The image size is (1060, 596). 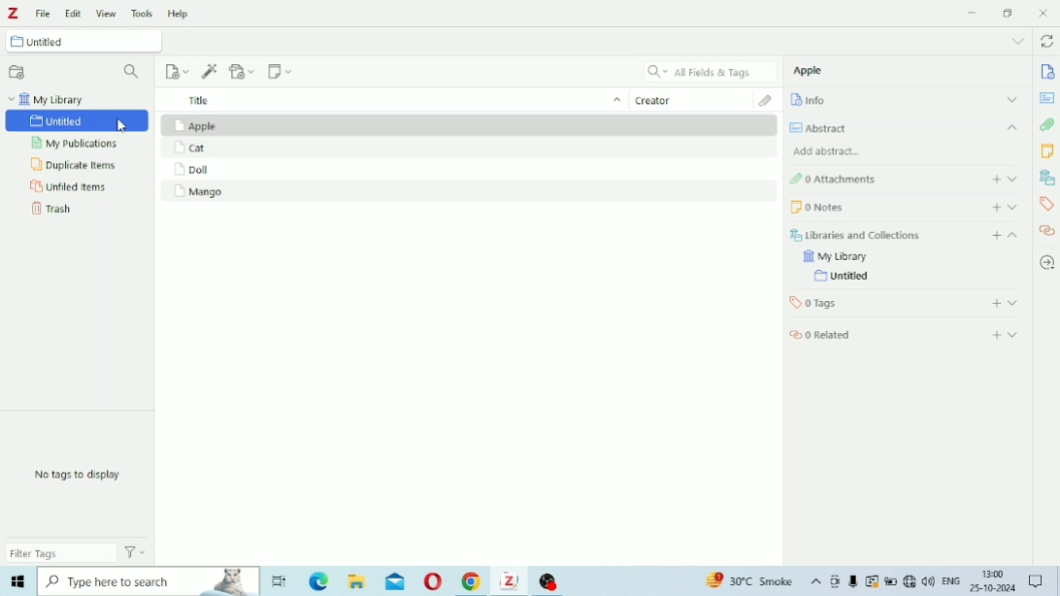 What do you see at coordinates (992, 580) in the screenshot?
I see `` at bounding box center [992, 580].